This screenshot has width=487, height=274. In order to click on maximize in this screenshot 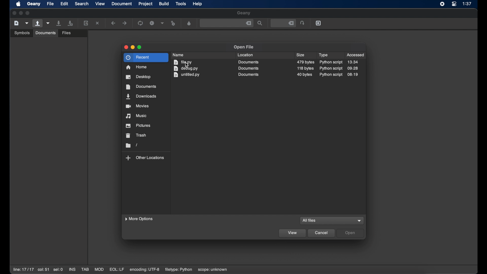, I will do `click(28, 13)`.